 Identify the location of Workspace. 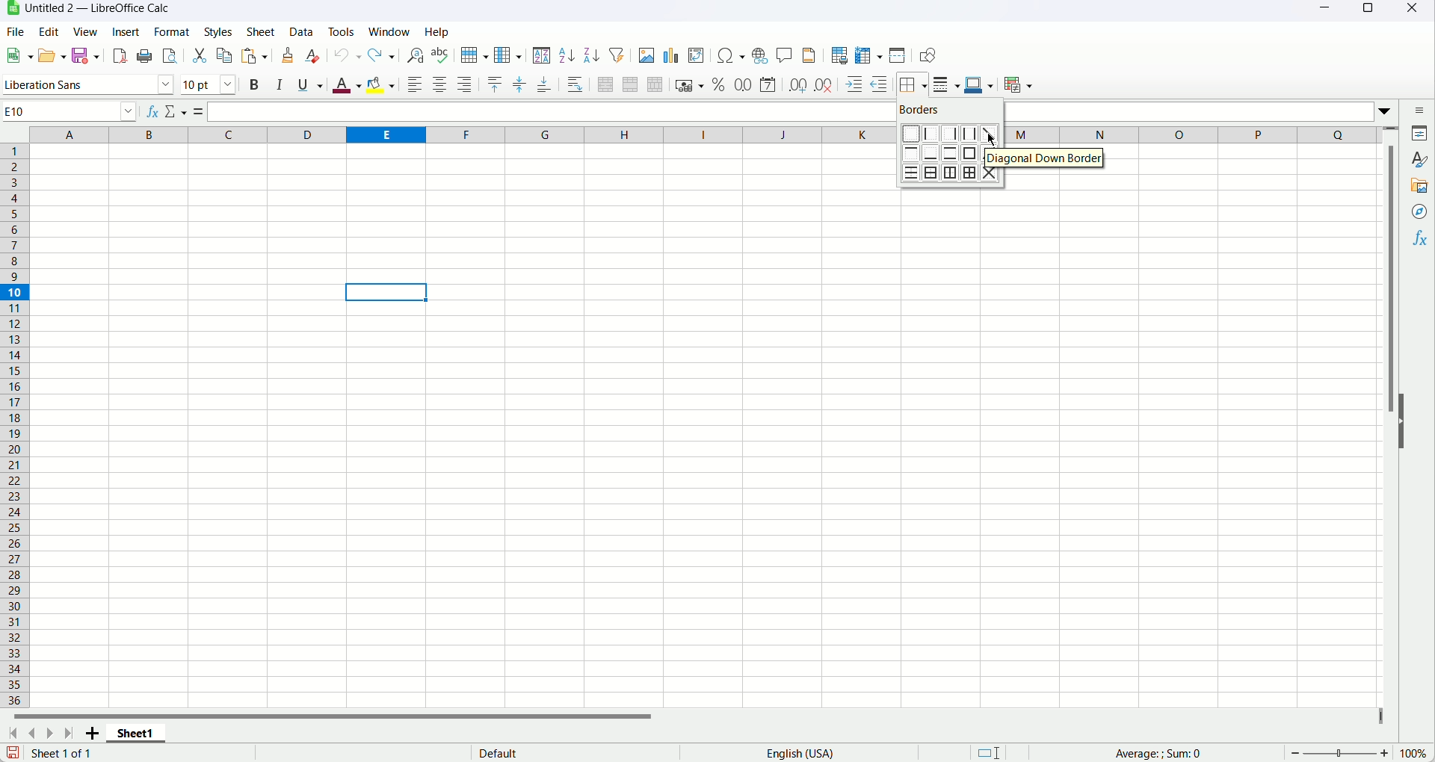
(468, 427).